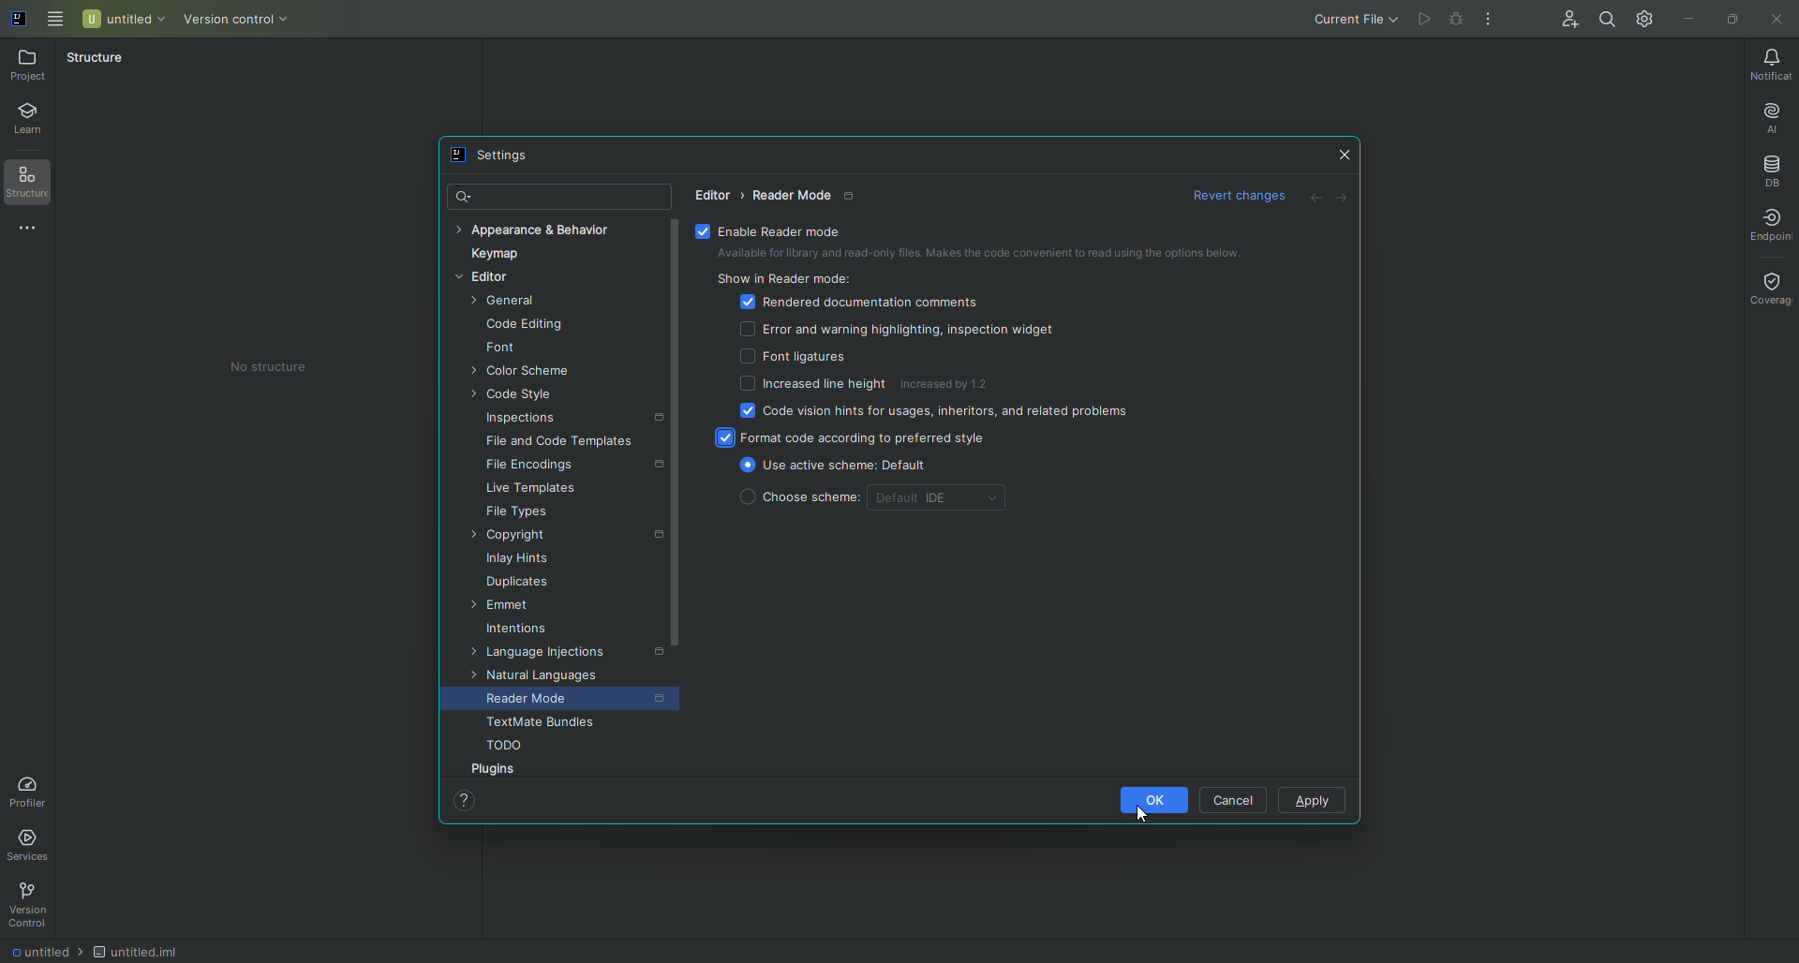  Describe the element at coordinates (498, 747) in the screenshot. I see `TODO` at that location.